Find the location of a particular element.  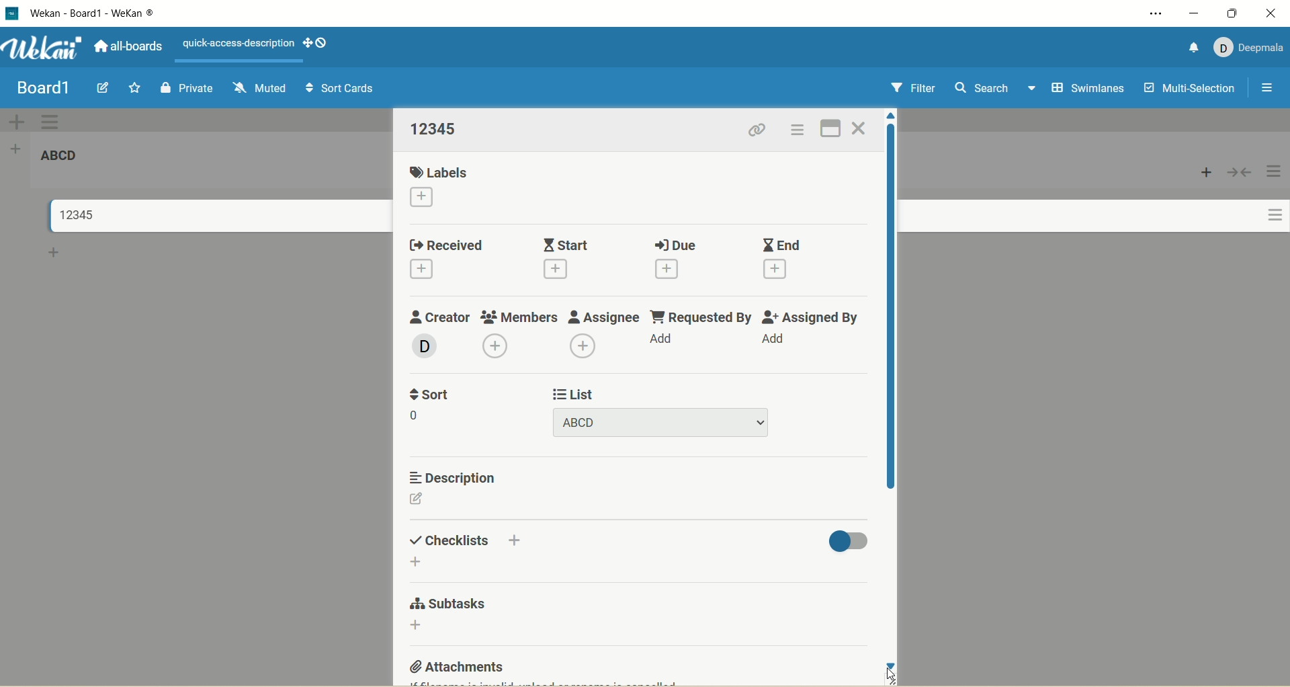

member is located at coordinates (422, 345).